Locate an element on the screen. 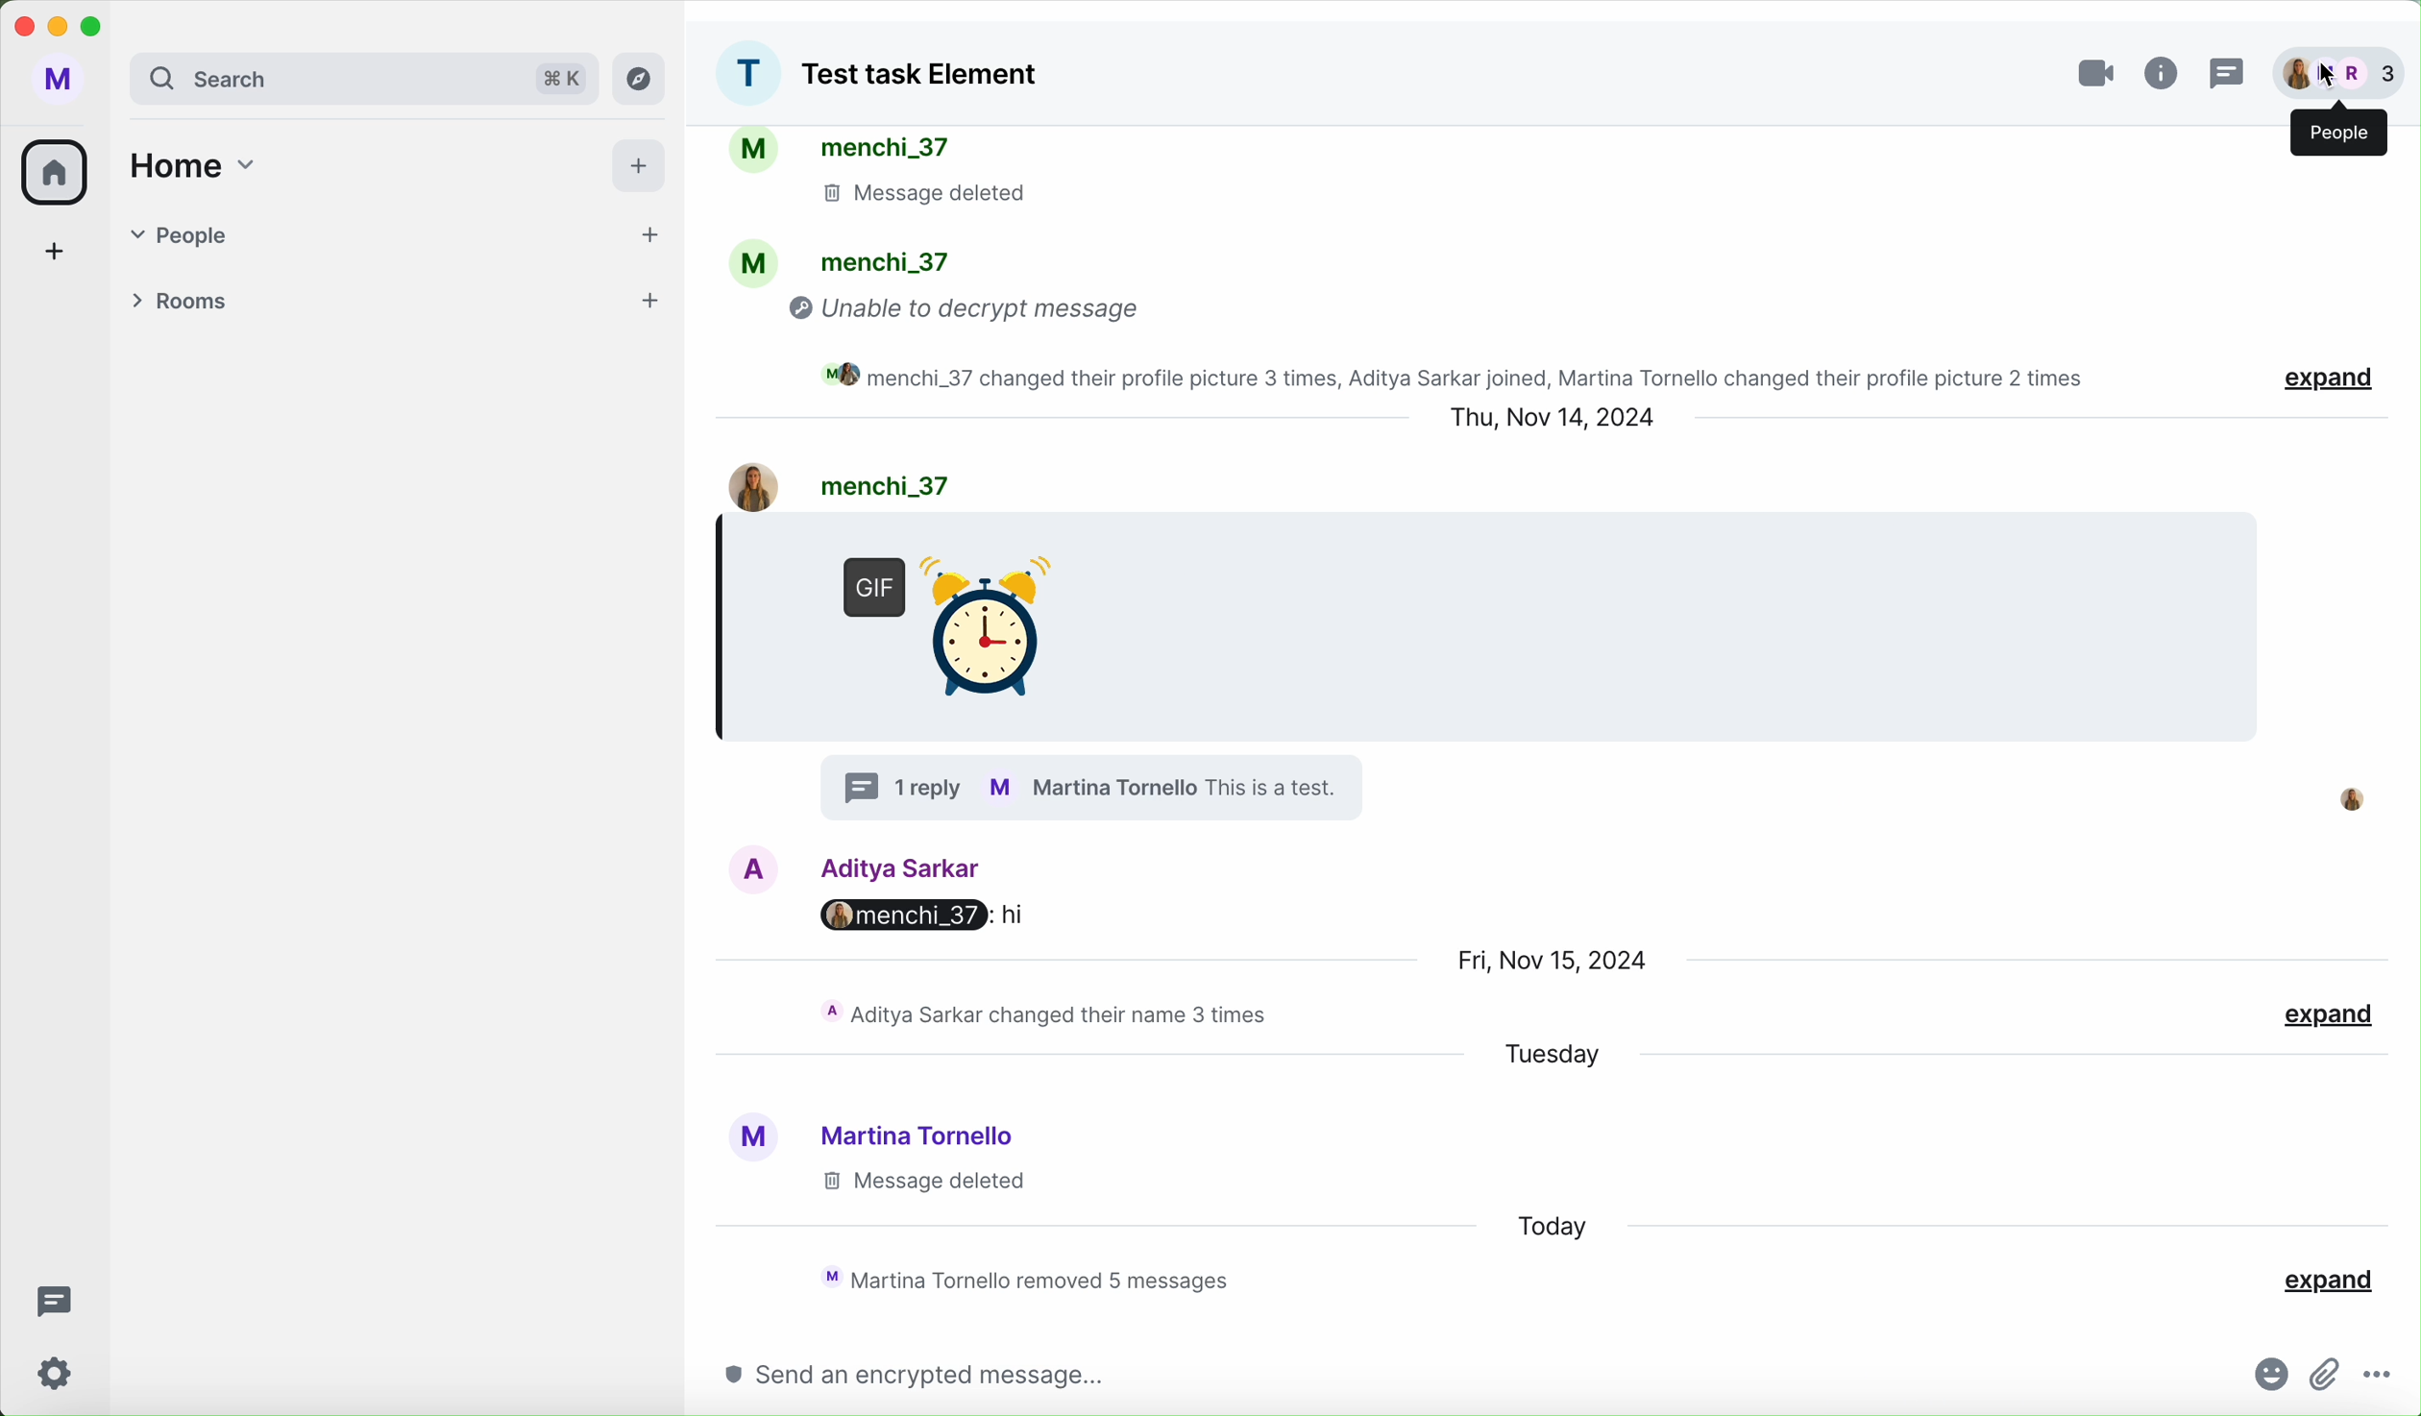 The image size is (2421, 1416). message deleted is located at coordinates (946, 196).